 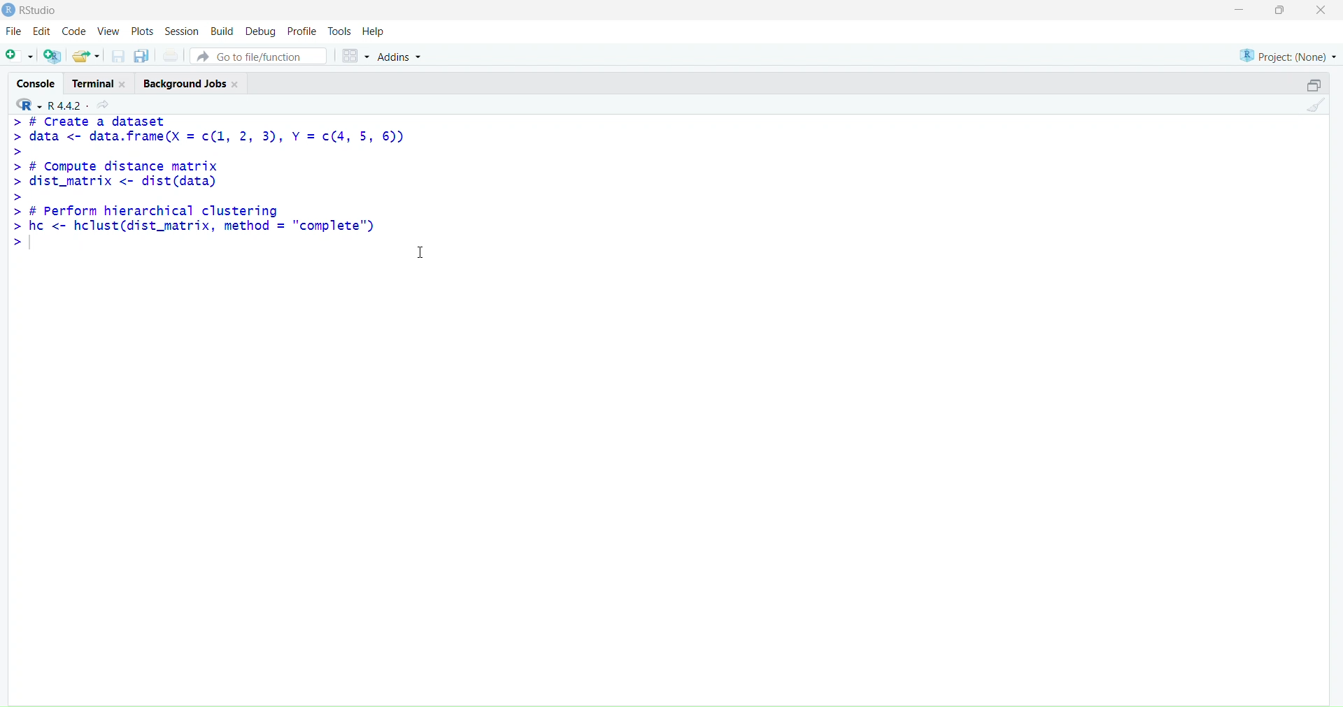 I want to click on R .4.4.2~/, so click(x=68, y=106).